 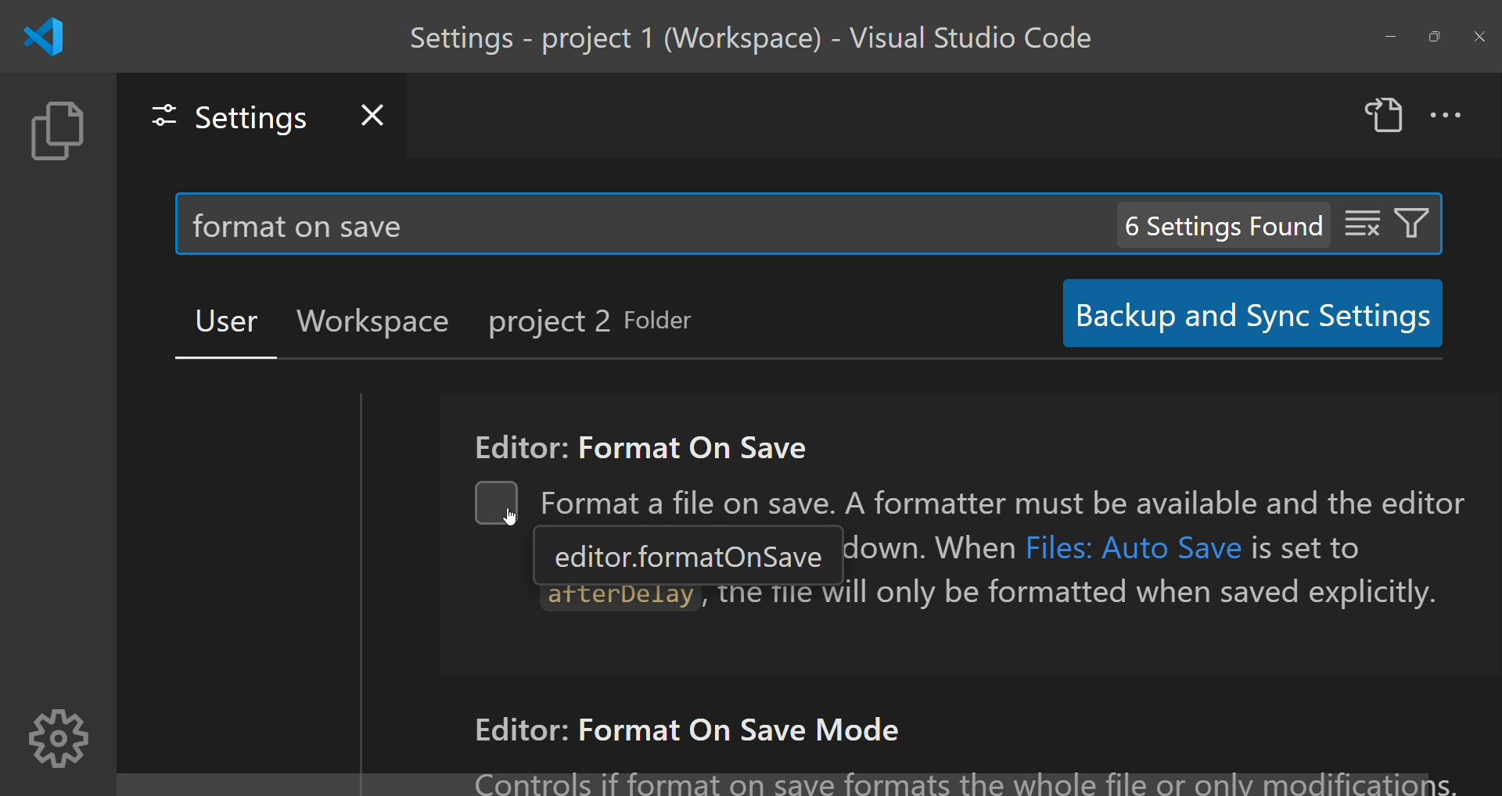 I want to click on workplace, so click(x=372, y=321).